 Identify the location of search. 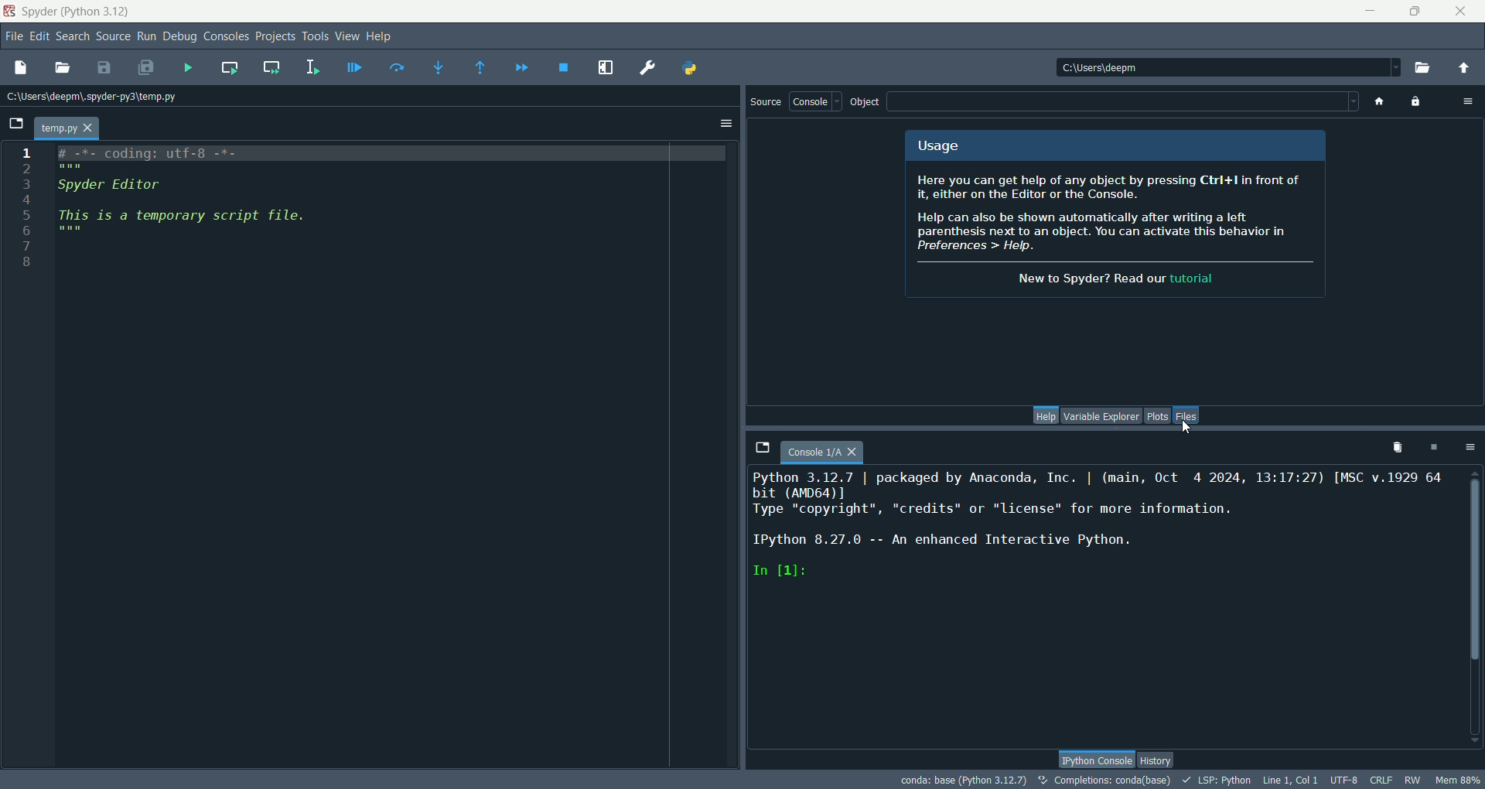
(73, 37).